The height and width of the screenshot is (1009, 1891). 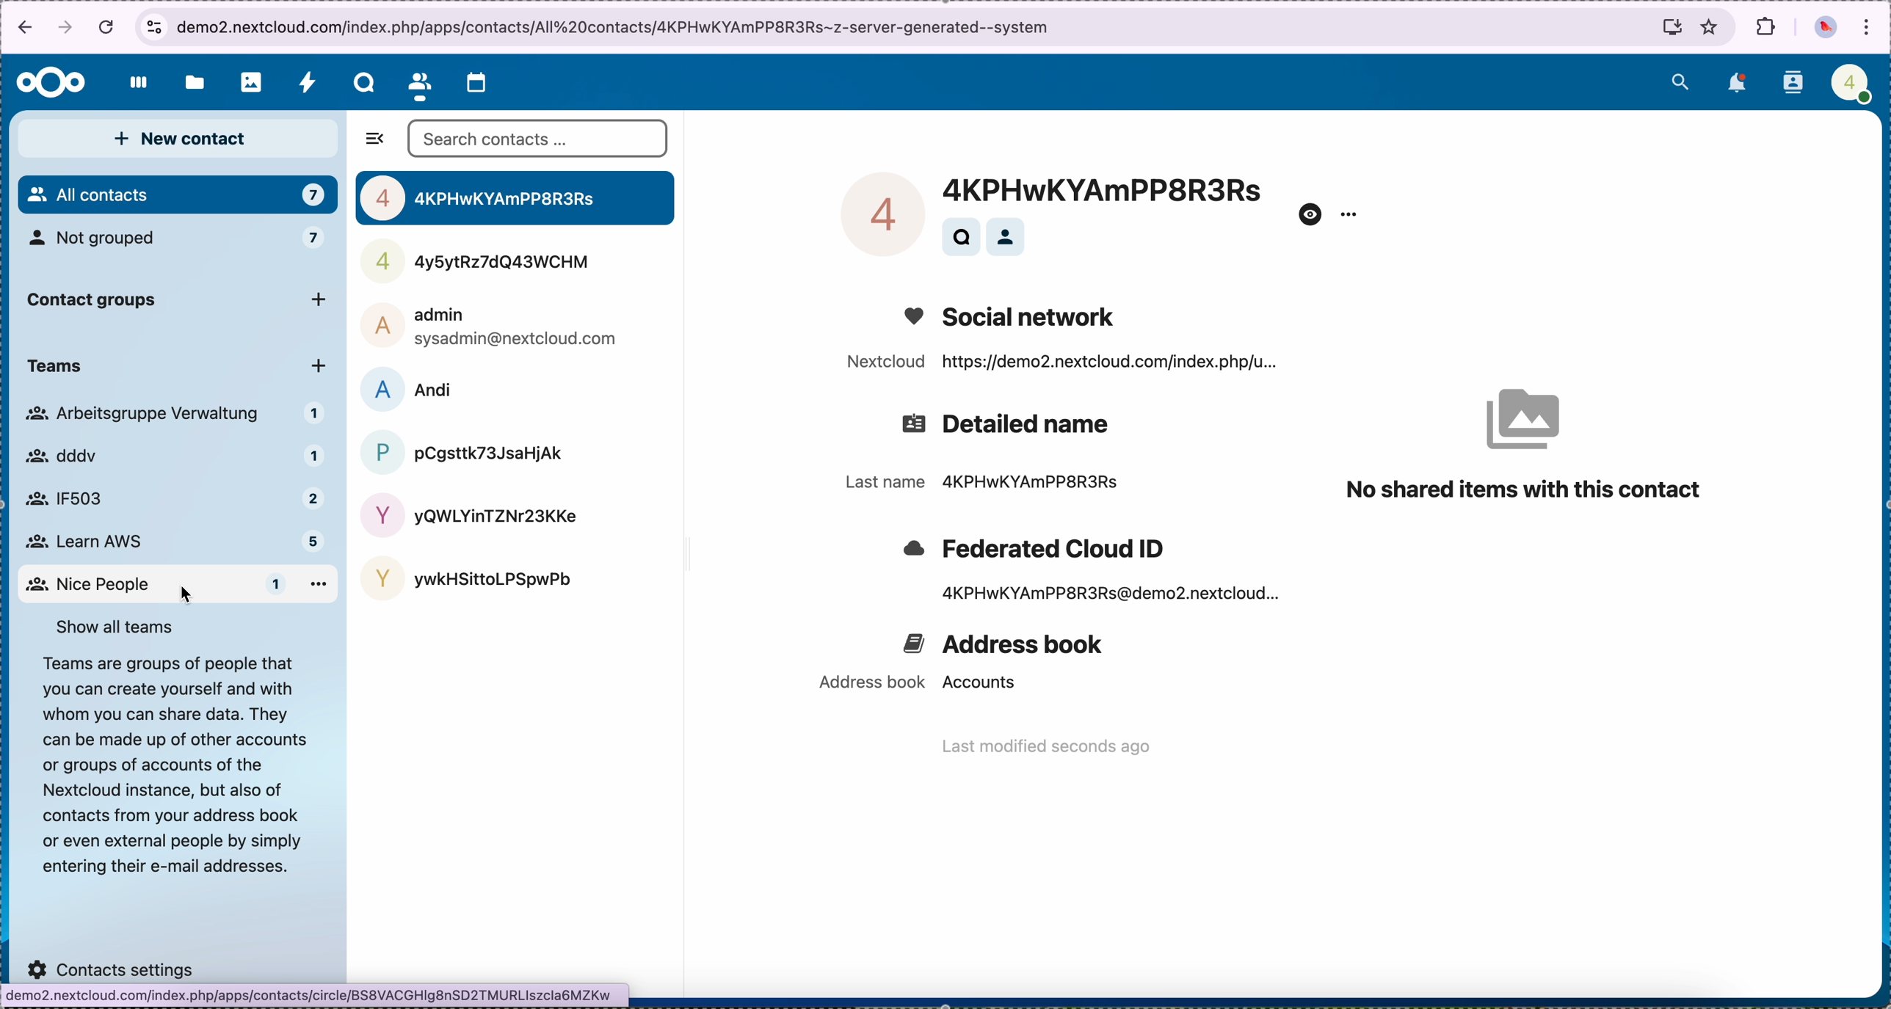 What do you see at coordinates (134, 85) in the screenshot?
I see `dashboard` at bounding box center [134, 85].